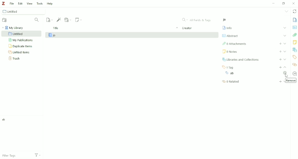 The height and width of the screenshot is (159, 298). What do you see at coordinates (21, 46) in the screenshot?
I see `Duplicate Items` at bounding box center [21, 46].